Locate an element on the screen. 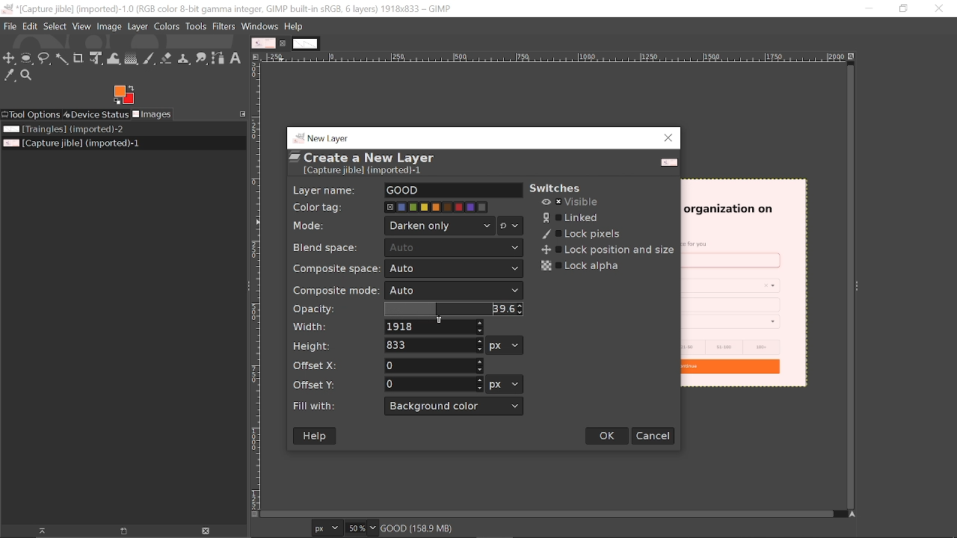  Filters is located at coordinates (224, 26).